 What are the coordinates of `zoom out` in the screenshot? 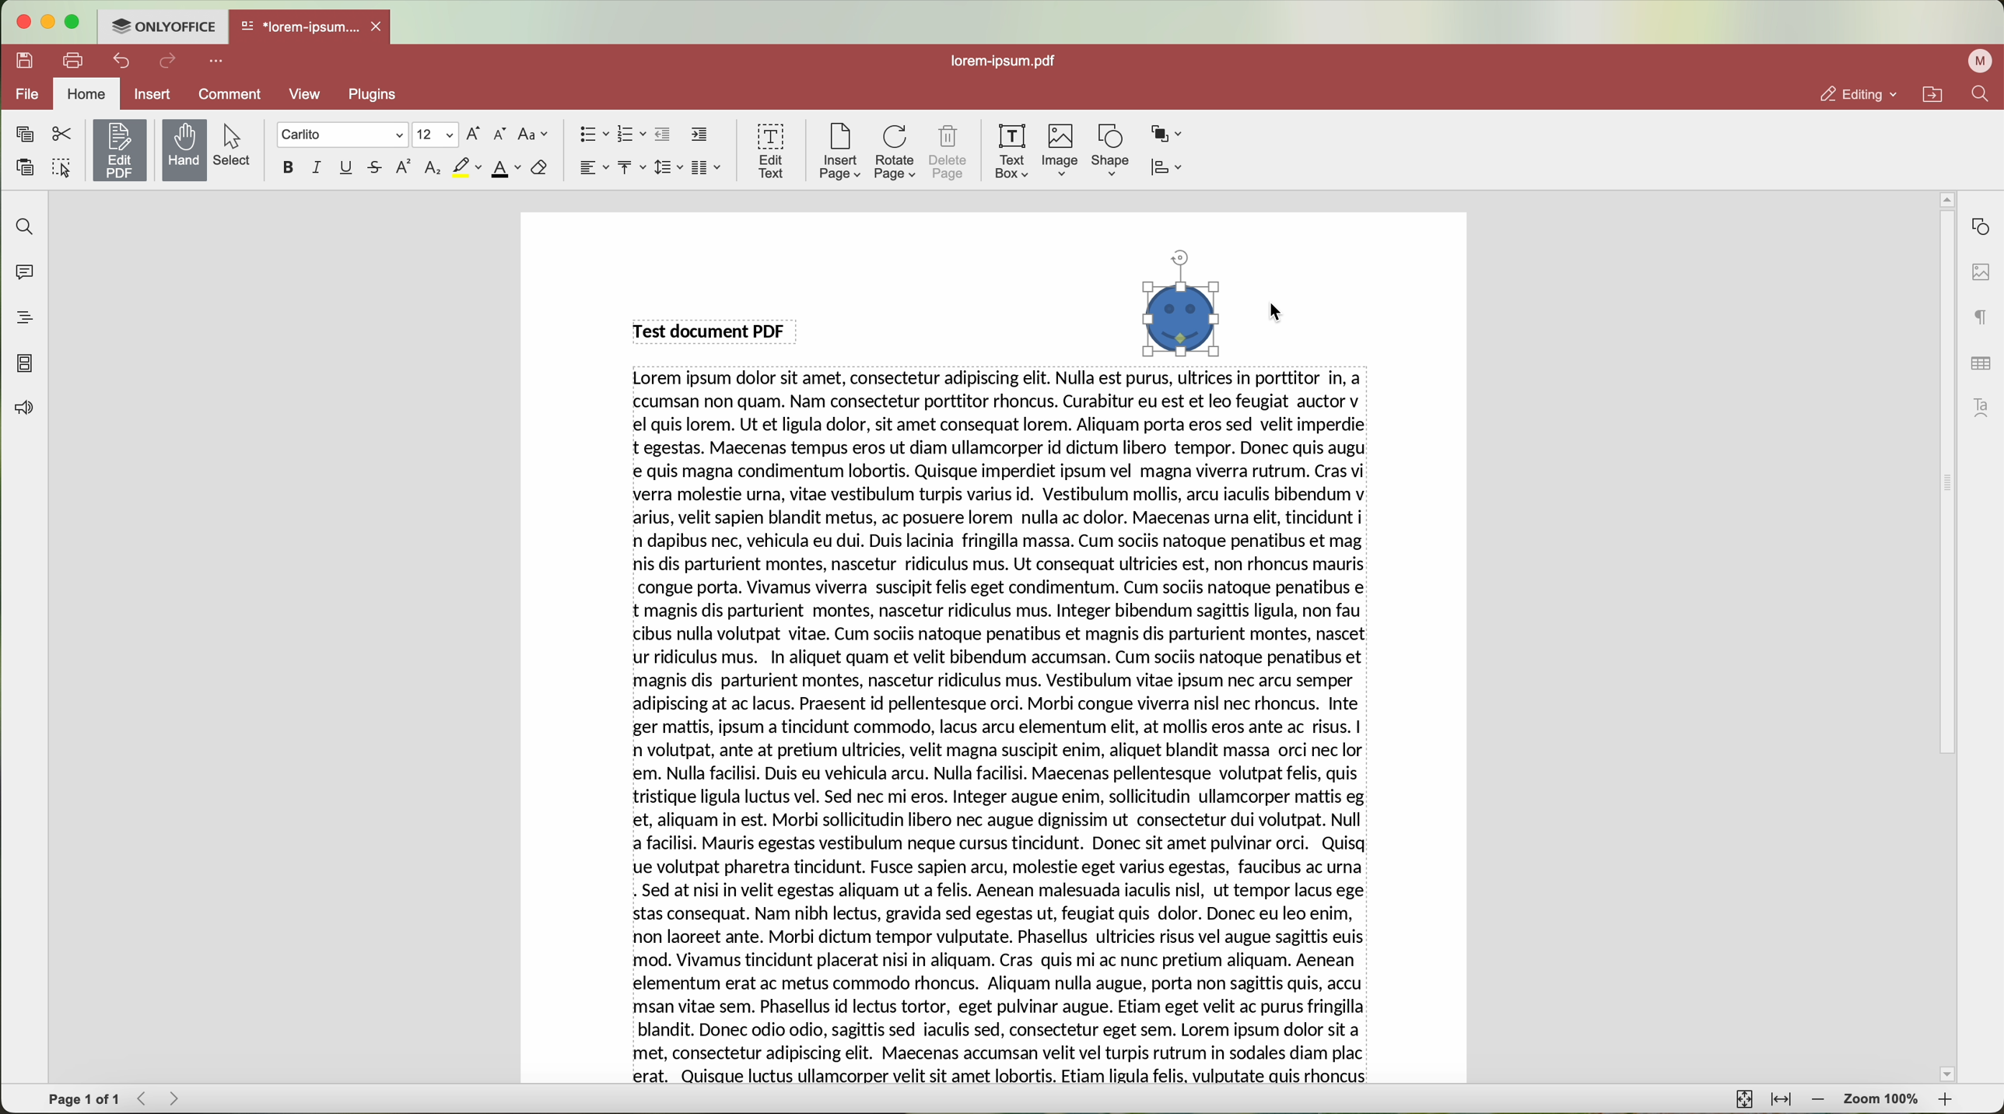 It's located at (1821, 1102).